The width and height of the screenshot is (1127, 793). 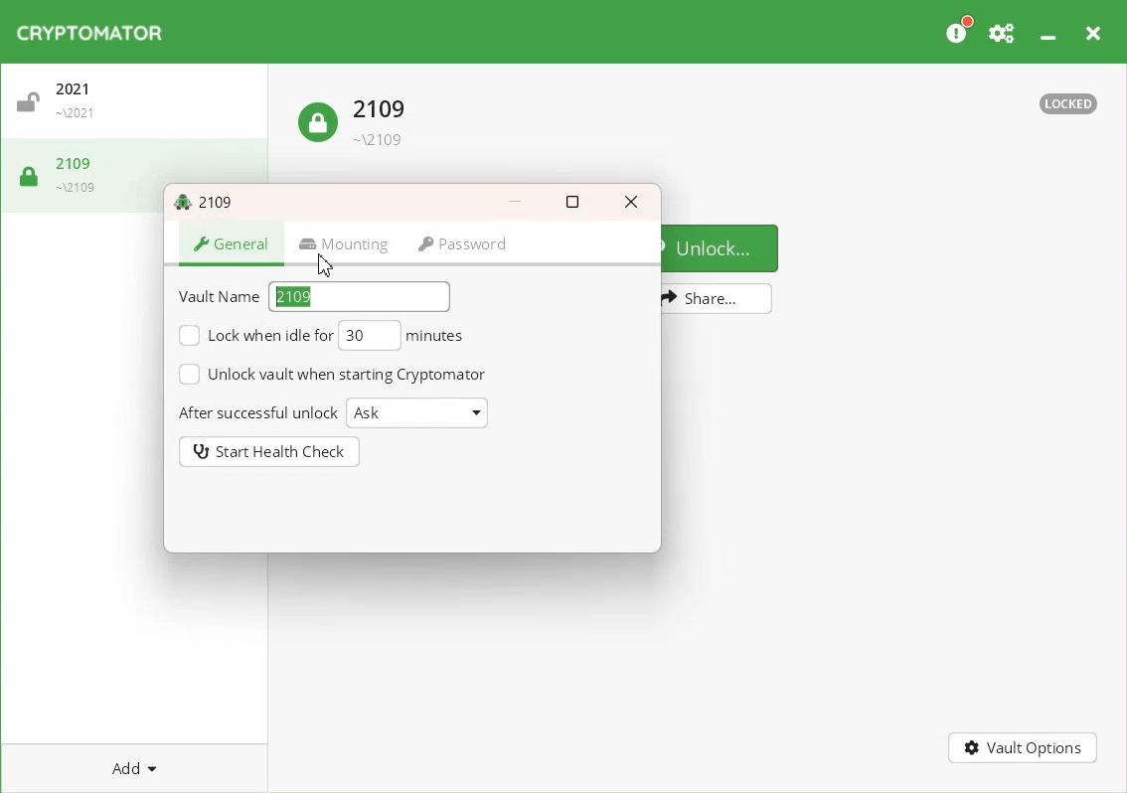 I want to click on Unlock, so click(x=723, y=246).